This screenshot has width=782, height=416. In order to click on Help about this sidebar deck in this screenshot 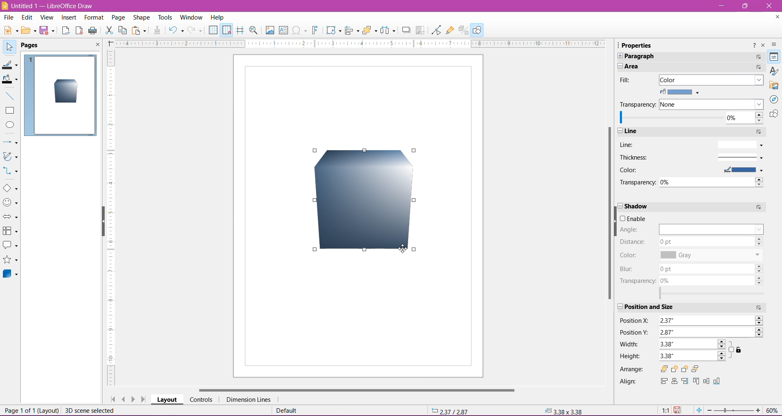, I will do `click(753, 47)`.